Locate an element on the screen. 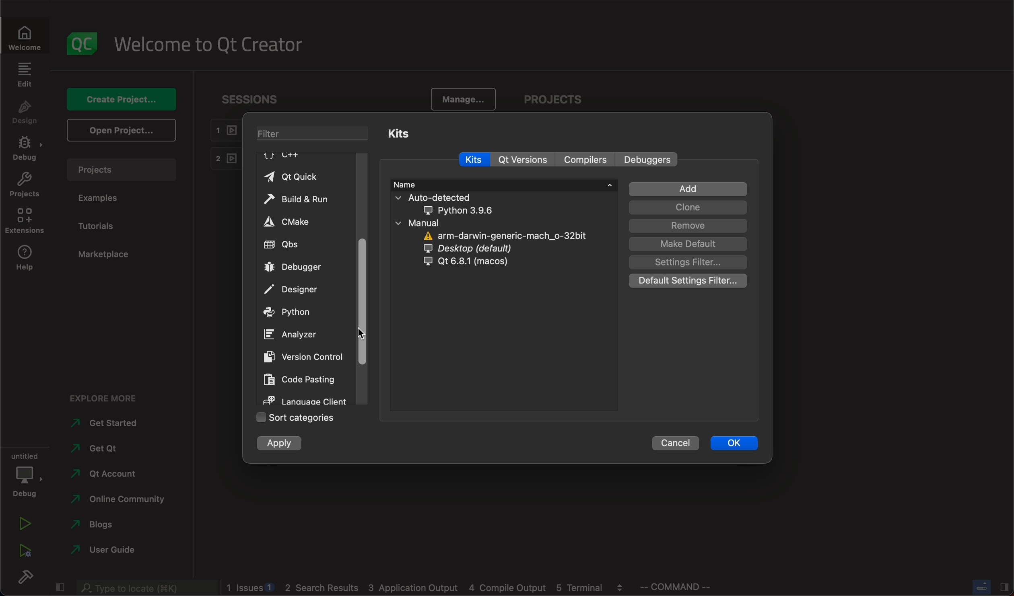 Image resolution: width=1014 pixels, height=596 pixels. cancel is located at coordinates (673, 442).